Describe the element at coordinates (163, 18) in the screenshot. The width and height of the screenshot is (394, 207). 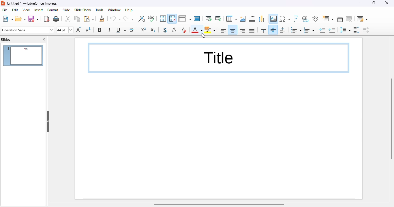
I see `display grid` at that location.